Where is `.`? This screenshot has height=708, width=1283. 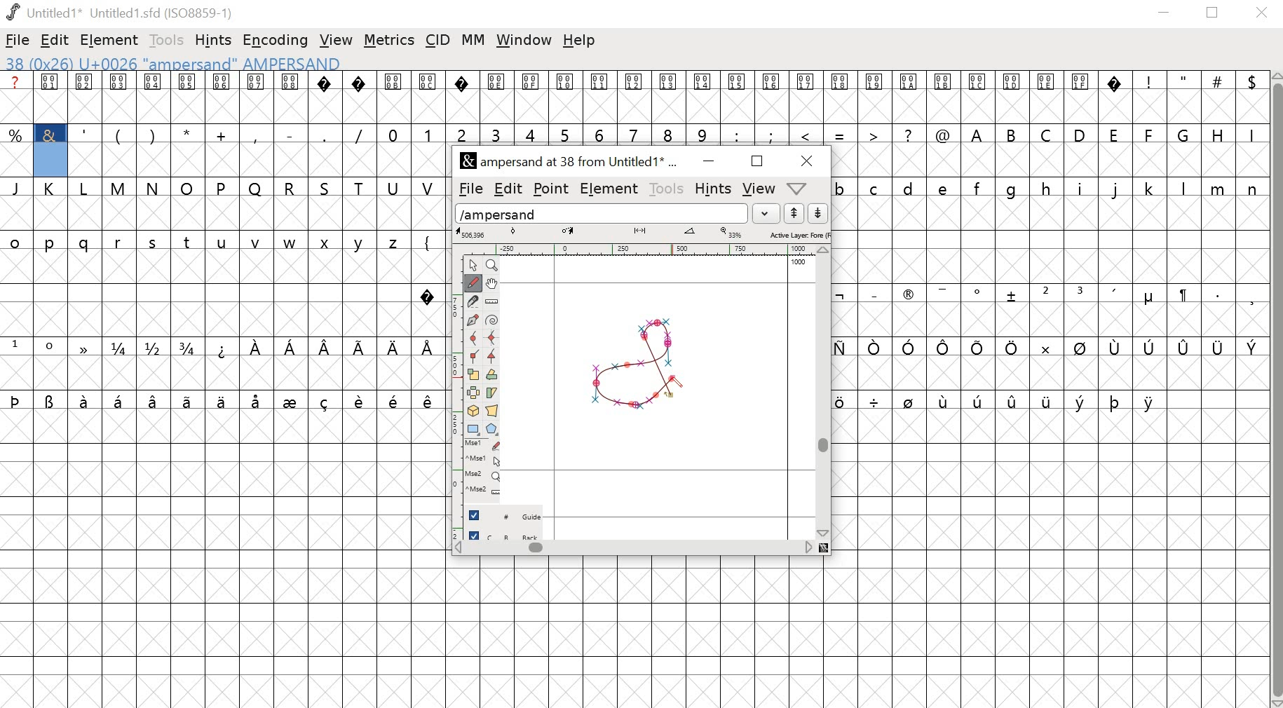
. is located at coordinates (323, 134).